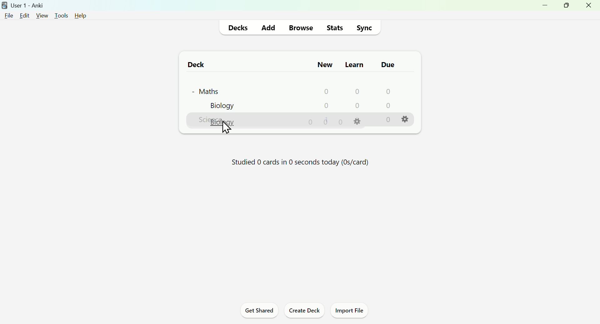 The width and height of the screenshot is (600, 324). What do you see at coordinates (312, 122) in the screenshot?
I see `0` at bounding box center [312, 122].